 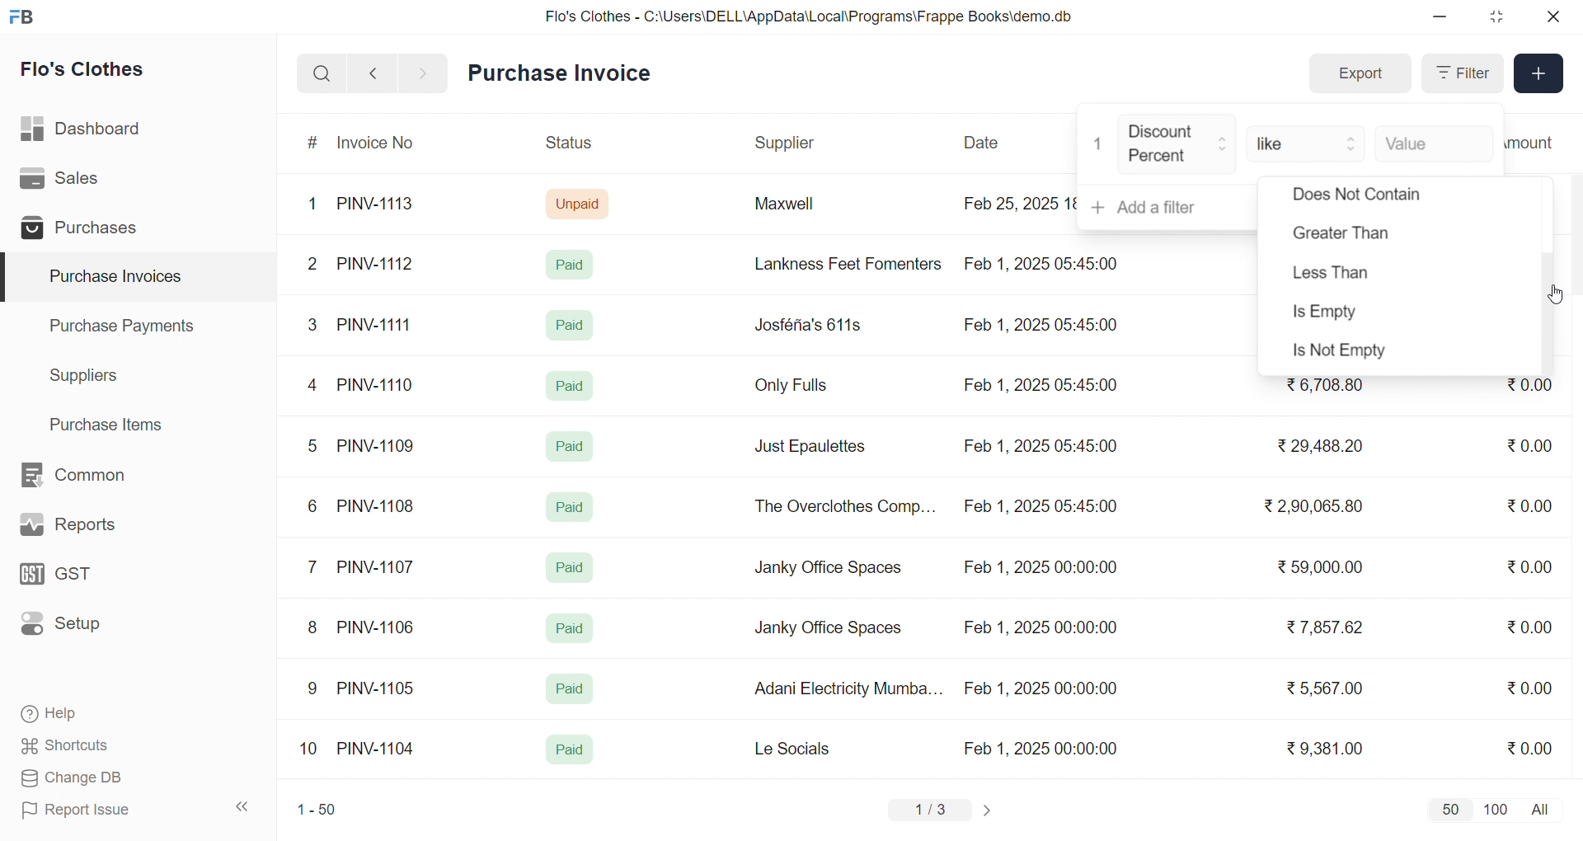 I want to click on PINV-1112, so click(x=375, y=265).